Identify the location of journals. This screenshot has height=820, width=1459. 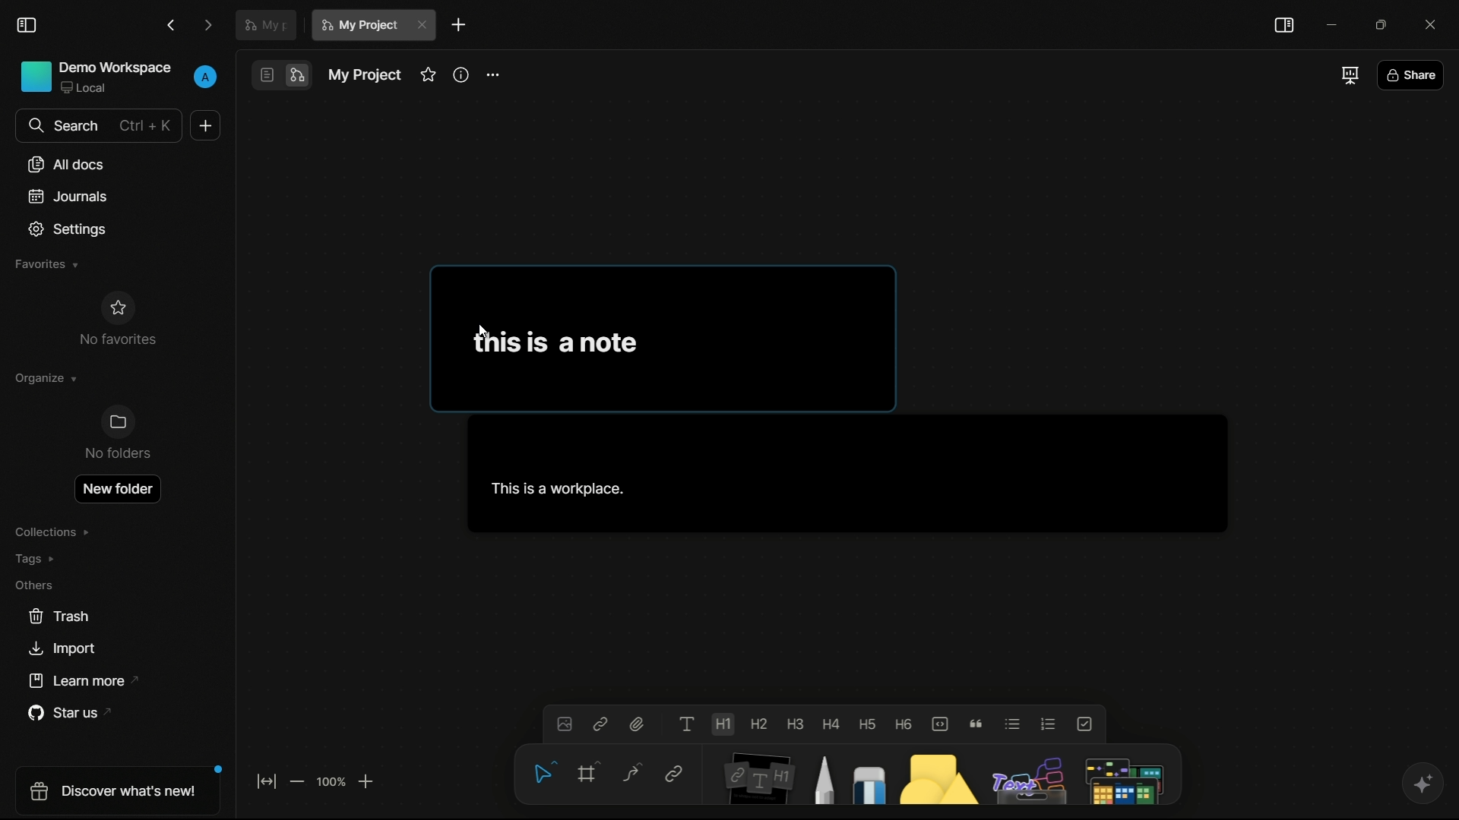
(72, 194).